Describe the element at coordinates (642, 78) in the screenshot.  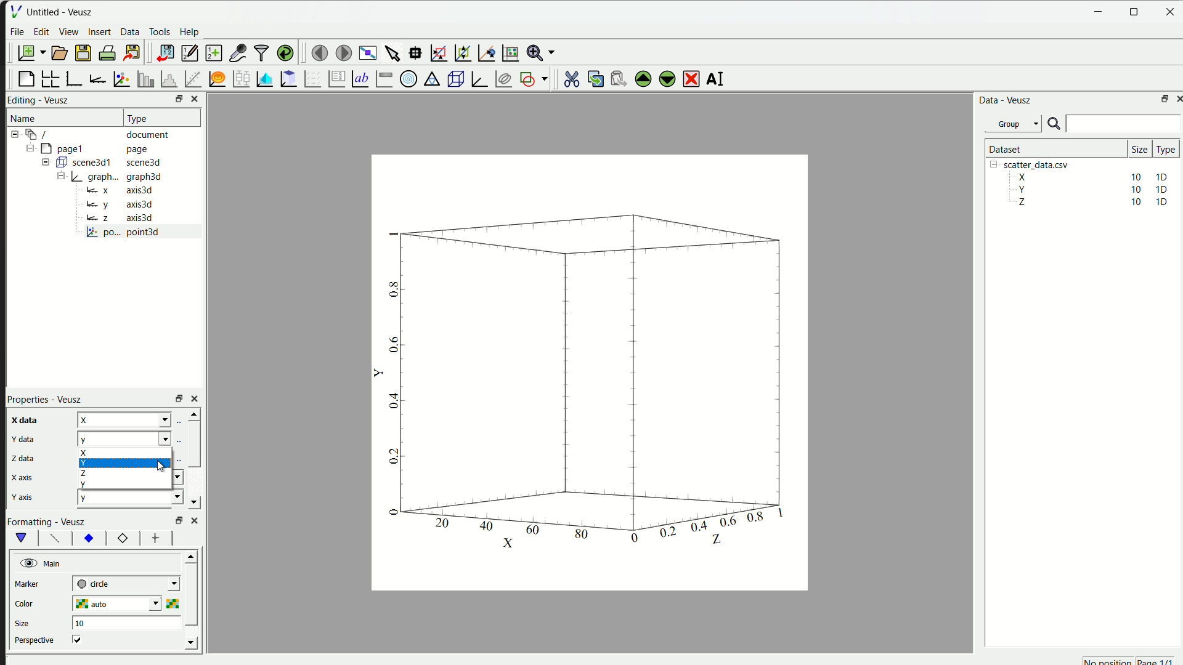
I see `move up the selected widget` at that location.